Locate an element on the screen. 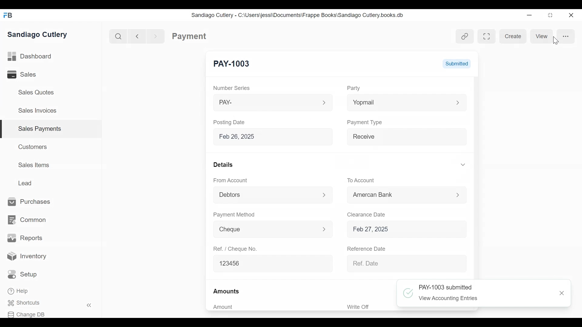 This screenshot has width=582, height=327. Ref. / Cheque No. is located at coordinates (235, 249).